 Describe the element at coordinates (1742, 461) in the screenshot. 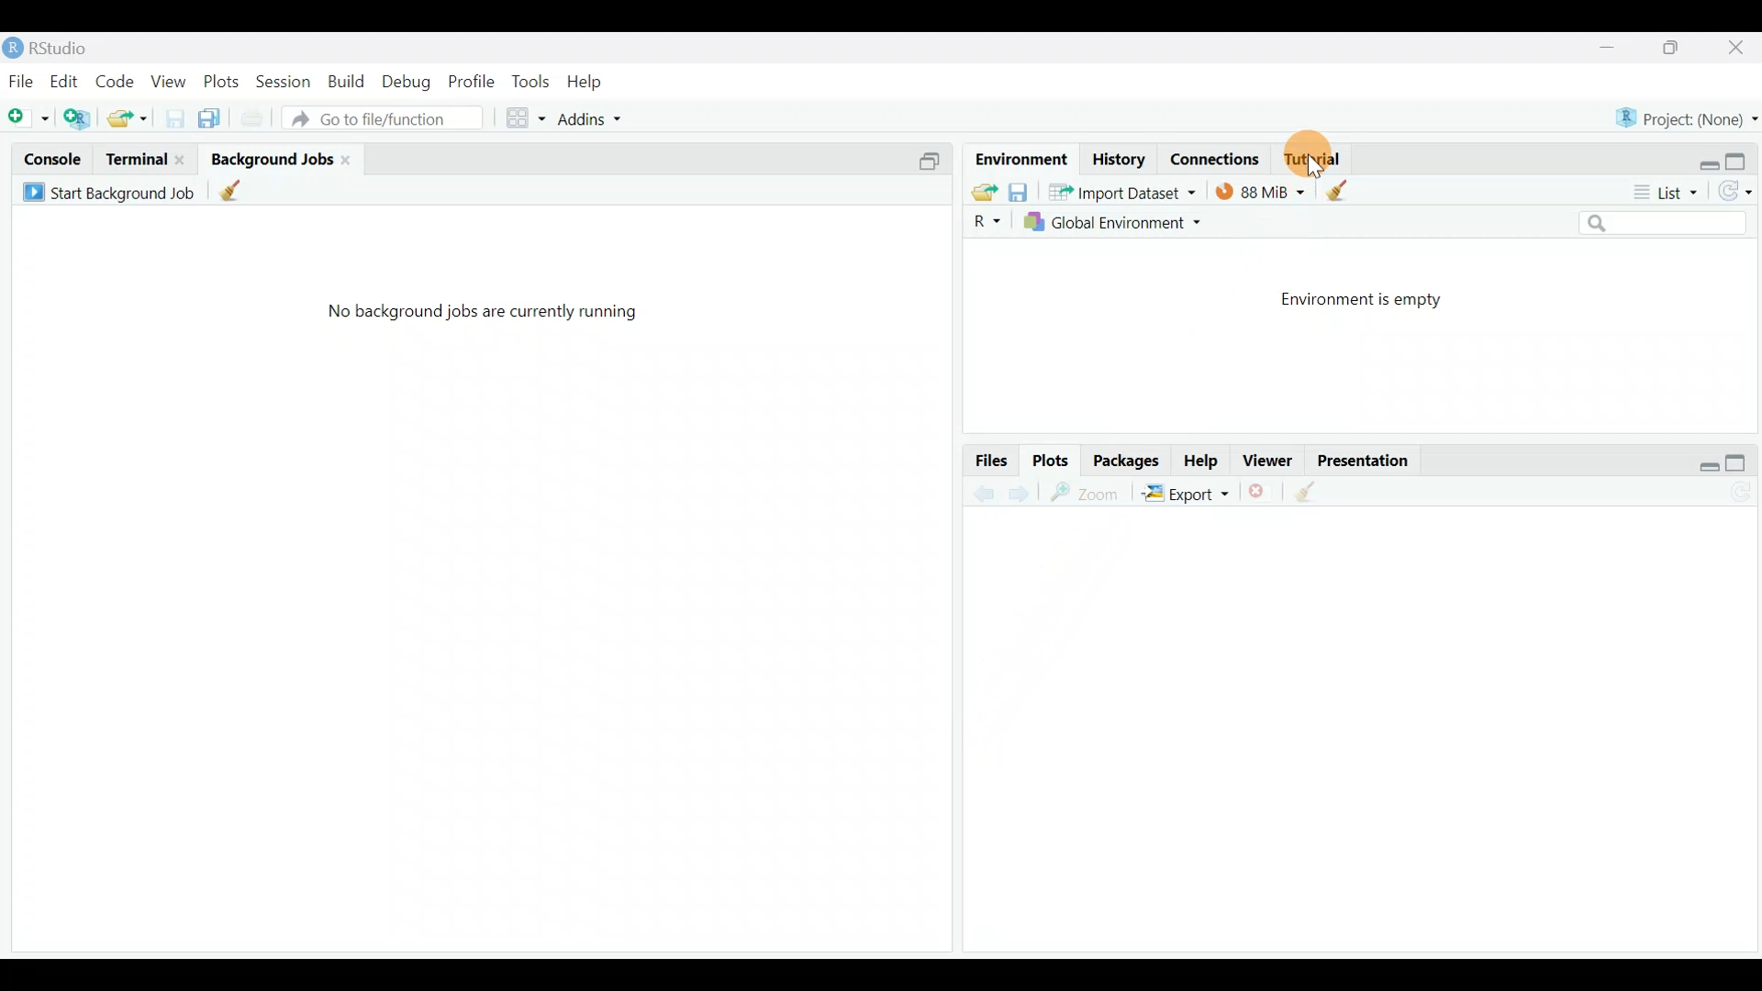

I see `maximize` at that location.